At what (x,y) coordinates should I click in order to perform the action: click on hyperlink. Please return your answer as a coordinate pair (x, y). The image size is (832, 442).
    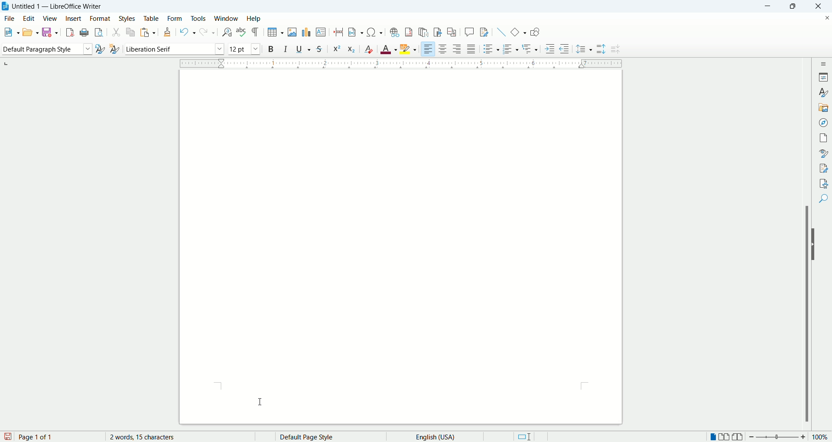
    Looking at the image, I should click on (394, 32).